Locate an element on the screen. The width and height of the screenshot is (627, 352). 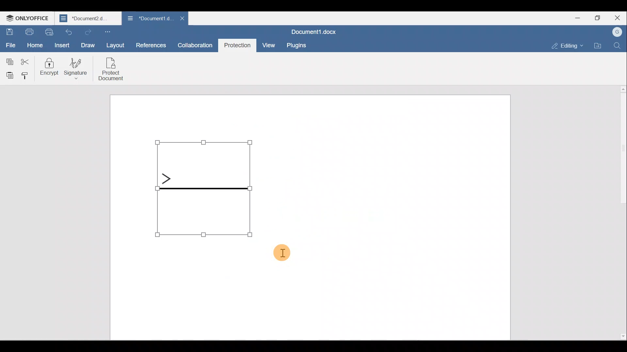
Document name is located at coordinates (89, 19).